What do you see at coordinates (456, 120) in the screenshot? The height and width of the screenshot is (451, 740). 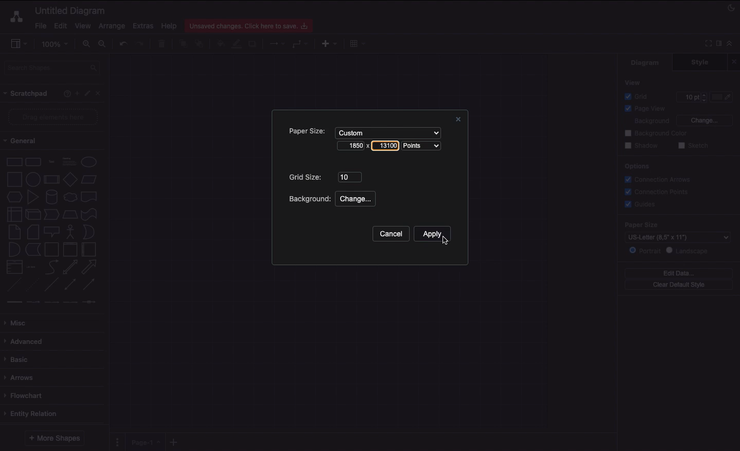 I see `Close` at bounding box center [456, 120].